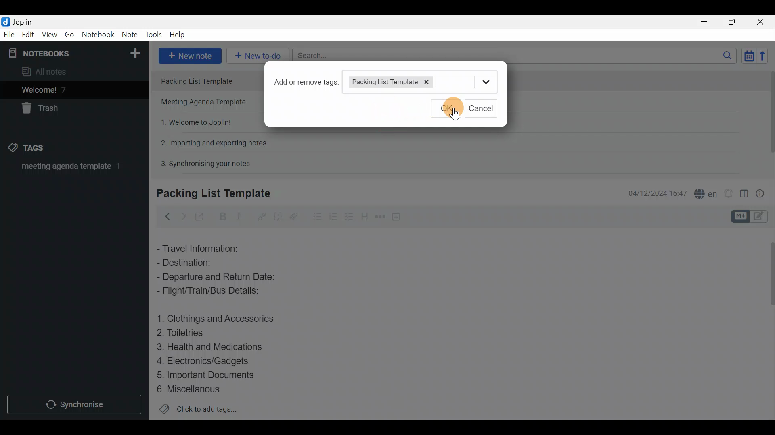  What do you see at coordinates (19, 21) in the screenshot?
I see `Joplin` at bounding box center [19, 21].